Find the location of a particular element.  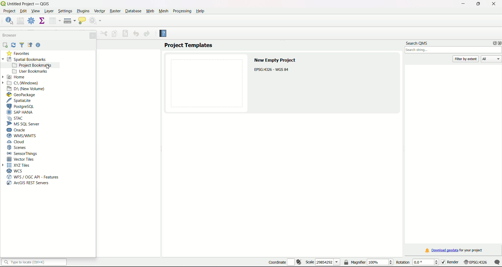

search QMS is located at coordinates (417, 42).